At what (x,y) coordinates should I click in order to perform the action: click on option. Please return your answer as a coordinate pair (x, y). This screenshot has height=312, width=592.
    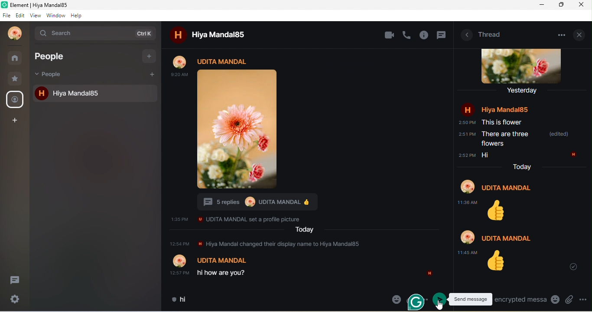
    Looking at the image, I should click on (564, 34).